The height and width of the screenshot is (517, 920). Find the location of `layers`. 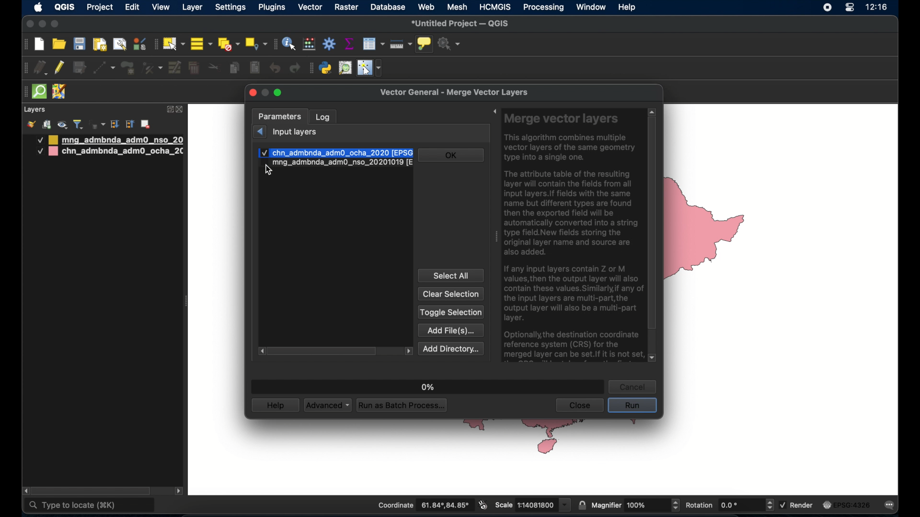

layers is located at coordinates (34, 110).